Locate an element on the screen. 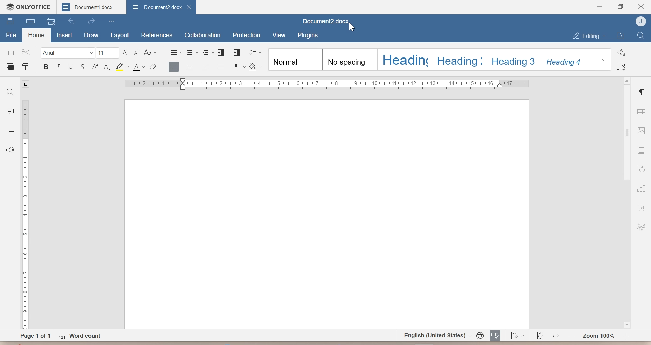  Protection is located at coordinates (246, 34).